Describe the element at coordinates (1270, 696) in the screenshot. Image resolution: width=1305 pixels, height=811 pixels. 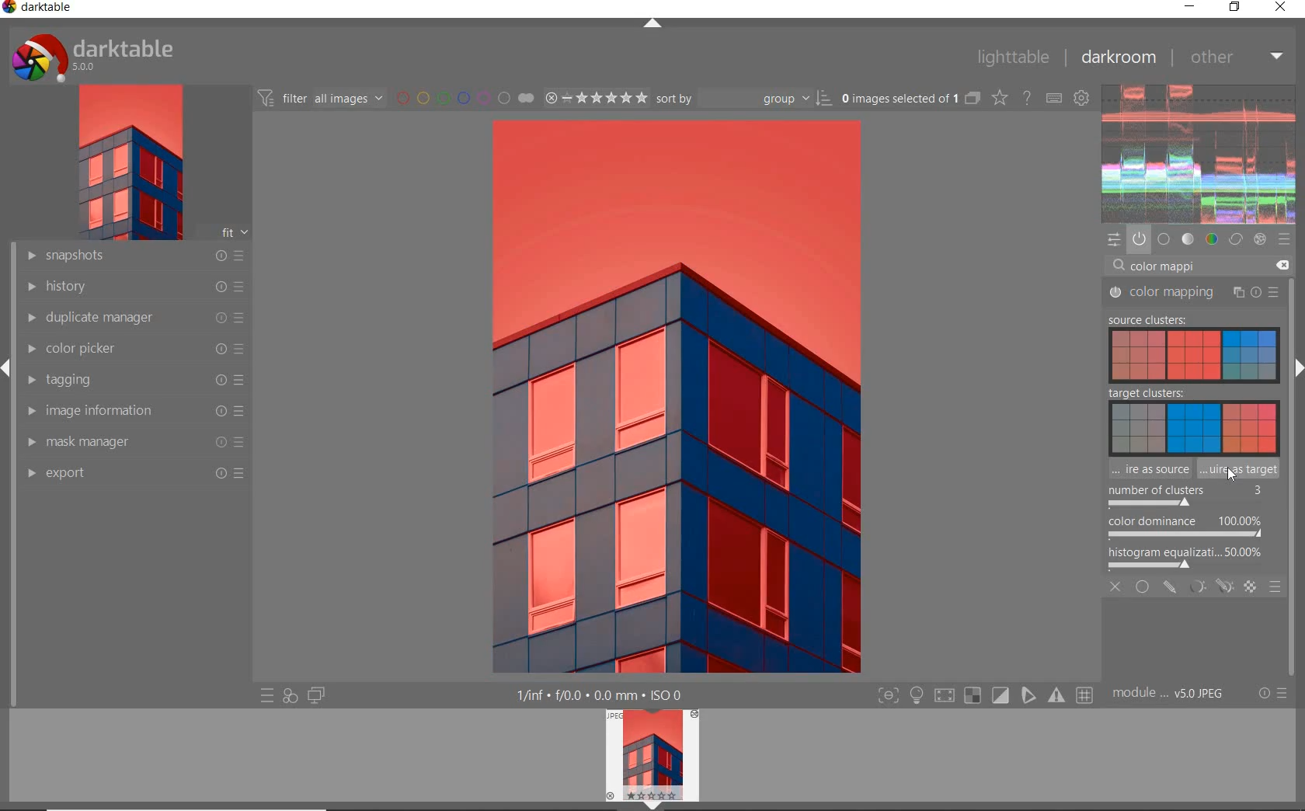
I see `reset or preset & preference` at that location.